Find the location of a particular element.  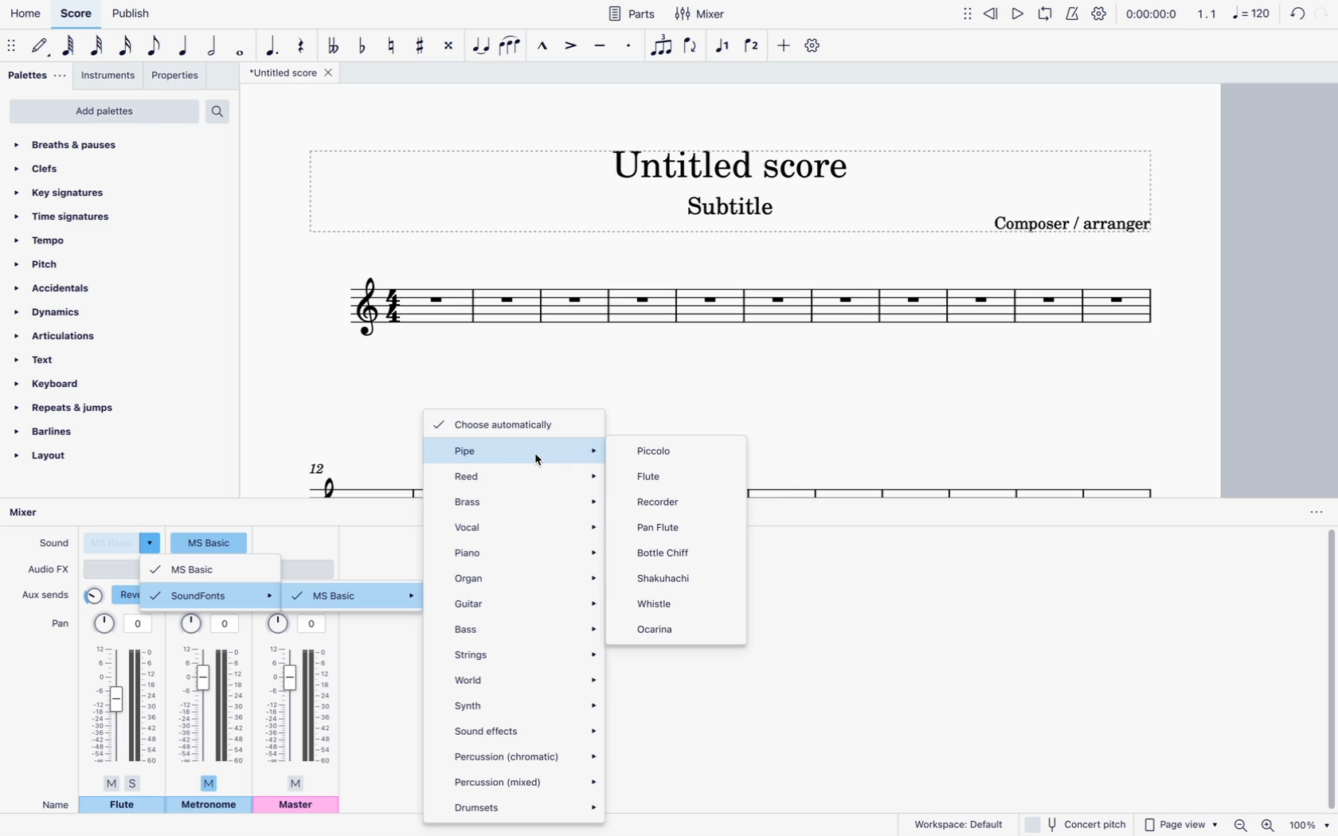

workspace is located at coordinates (953, 823).